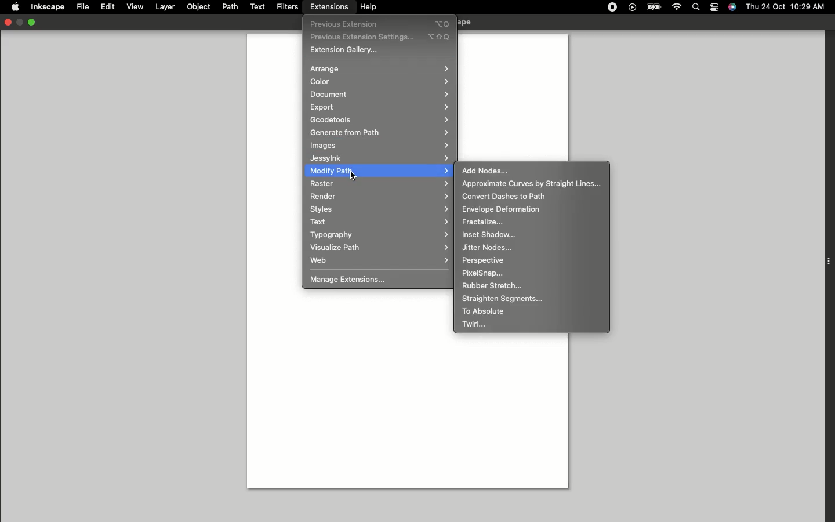  What do you see at coordinates (259, 7) in the screenshot?
I see `Text` at bounding box center [259, 7].